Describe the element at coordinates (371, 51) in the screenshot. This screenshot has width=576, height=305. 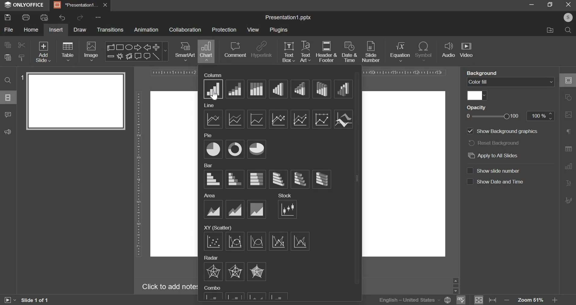
I see `slide number` at that location.